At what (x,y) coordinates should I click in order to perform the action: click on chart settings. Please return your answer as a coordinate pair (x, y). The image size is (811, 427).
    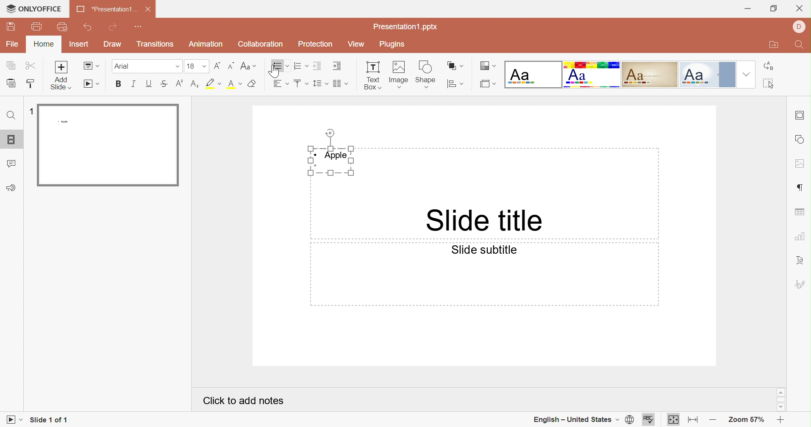
    Looking at the image, I should click on (800, 238).